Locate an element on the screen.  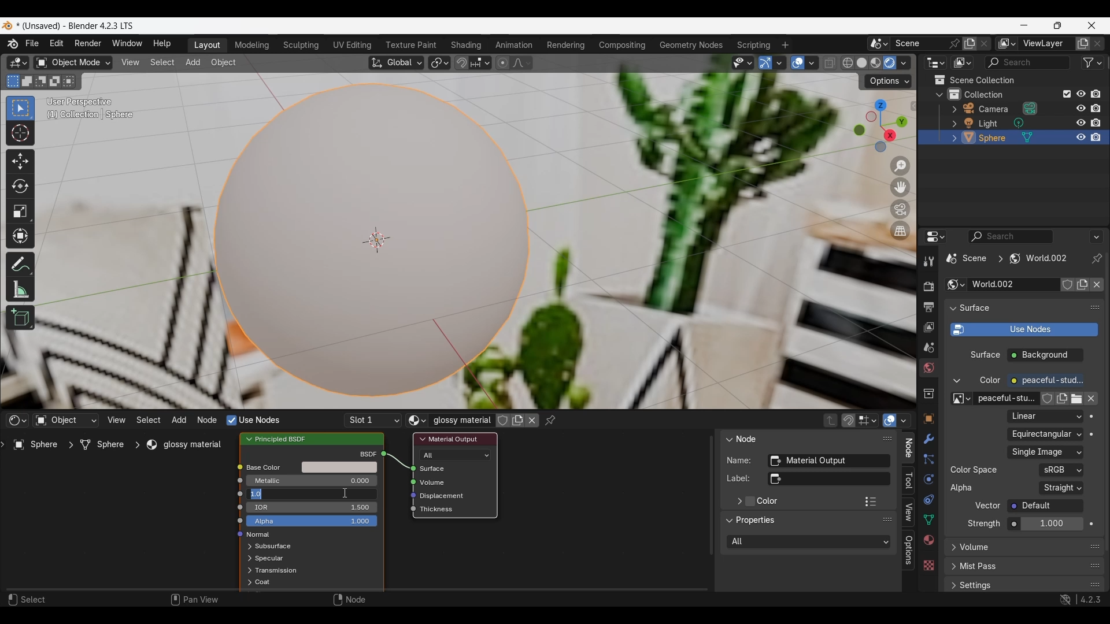
Physics properties is located at coordinates (928, 478).